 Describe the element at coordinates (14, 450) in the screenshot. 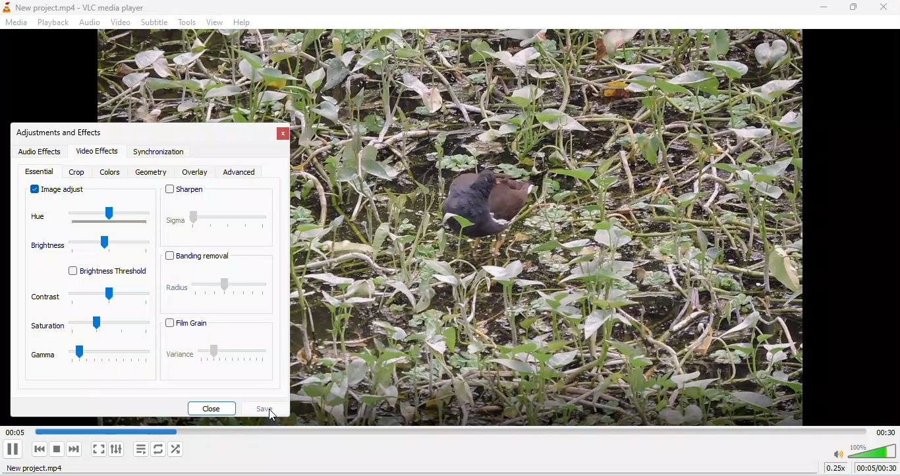

I see `` at that location.